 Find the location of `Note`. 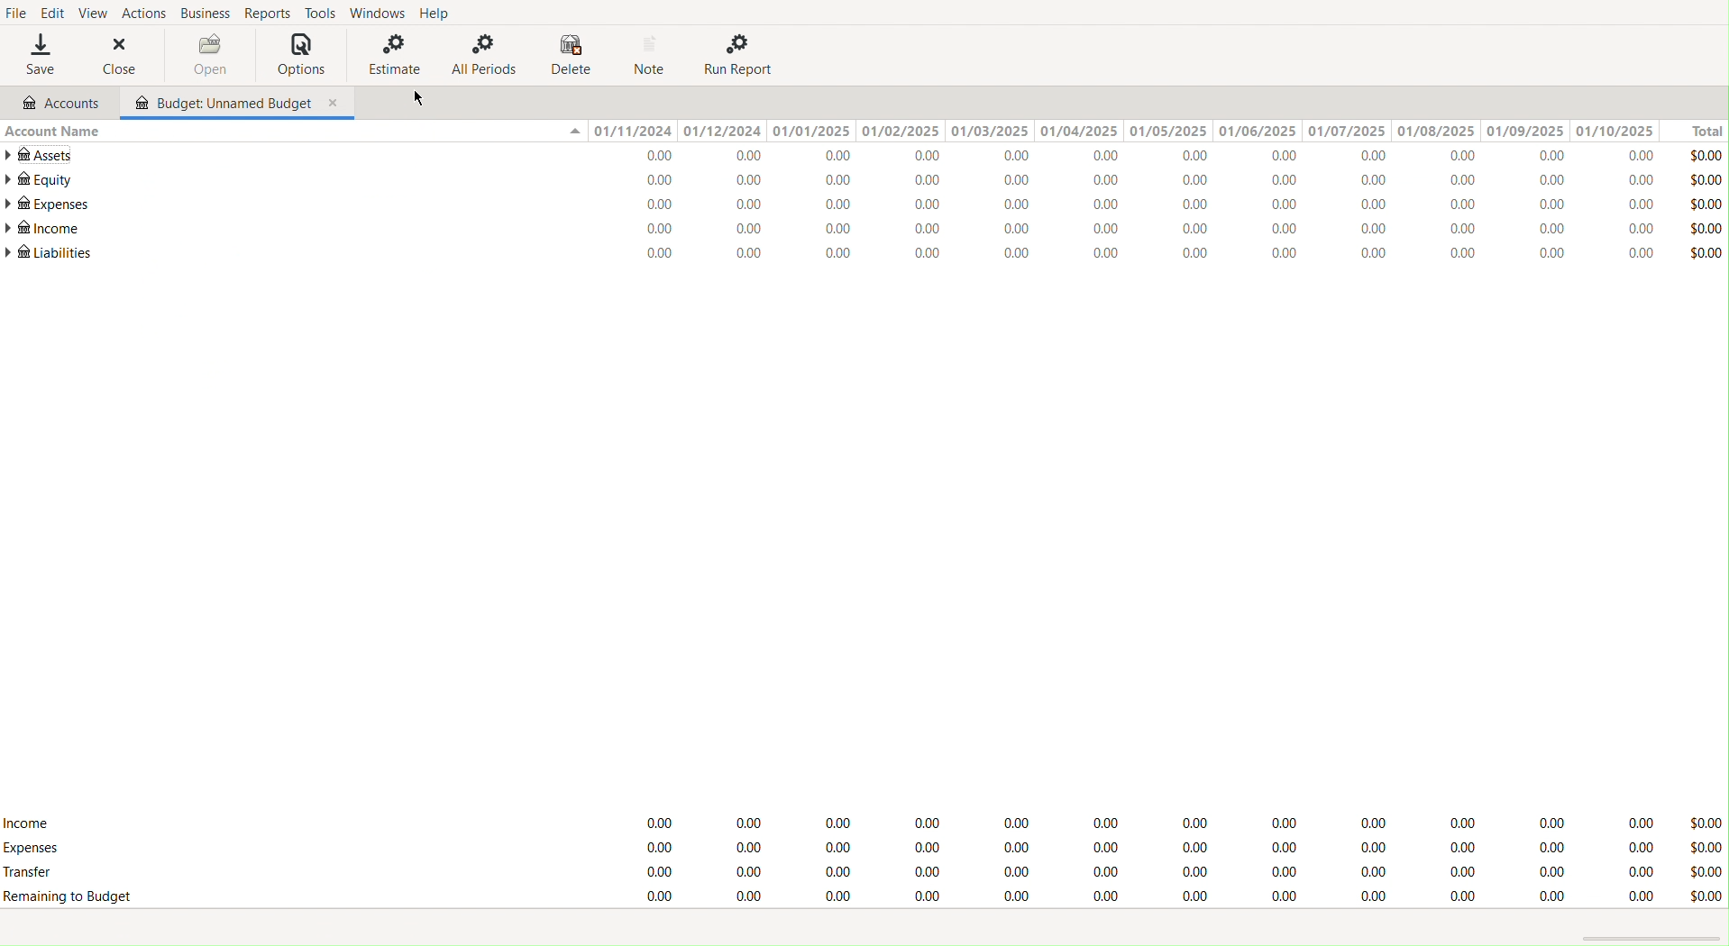

Note is located at coordinates (653, 55).